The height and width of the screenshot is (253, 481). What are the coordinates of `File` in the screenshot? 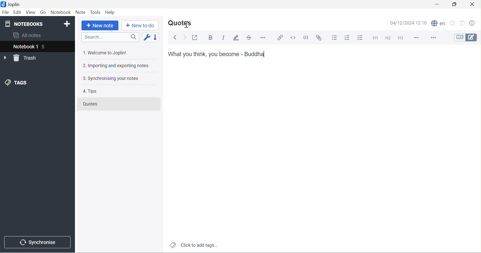 It's located at (6, 13).